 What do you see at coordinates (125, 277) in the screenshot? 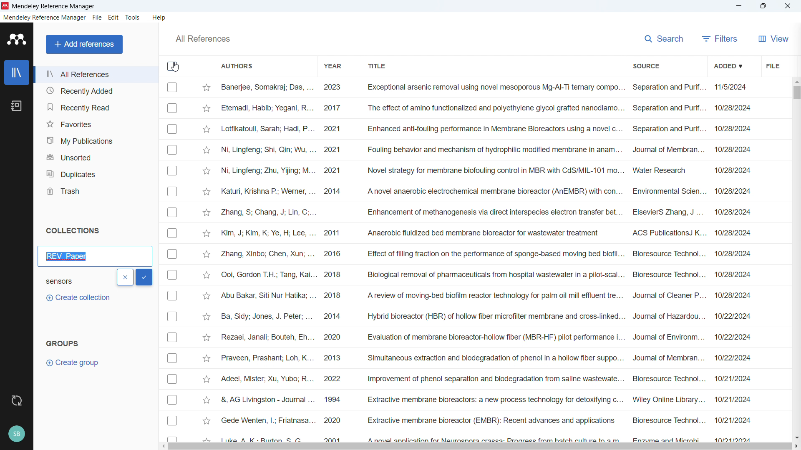
I see `Cross ` at bounding box center [125, 277].